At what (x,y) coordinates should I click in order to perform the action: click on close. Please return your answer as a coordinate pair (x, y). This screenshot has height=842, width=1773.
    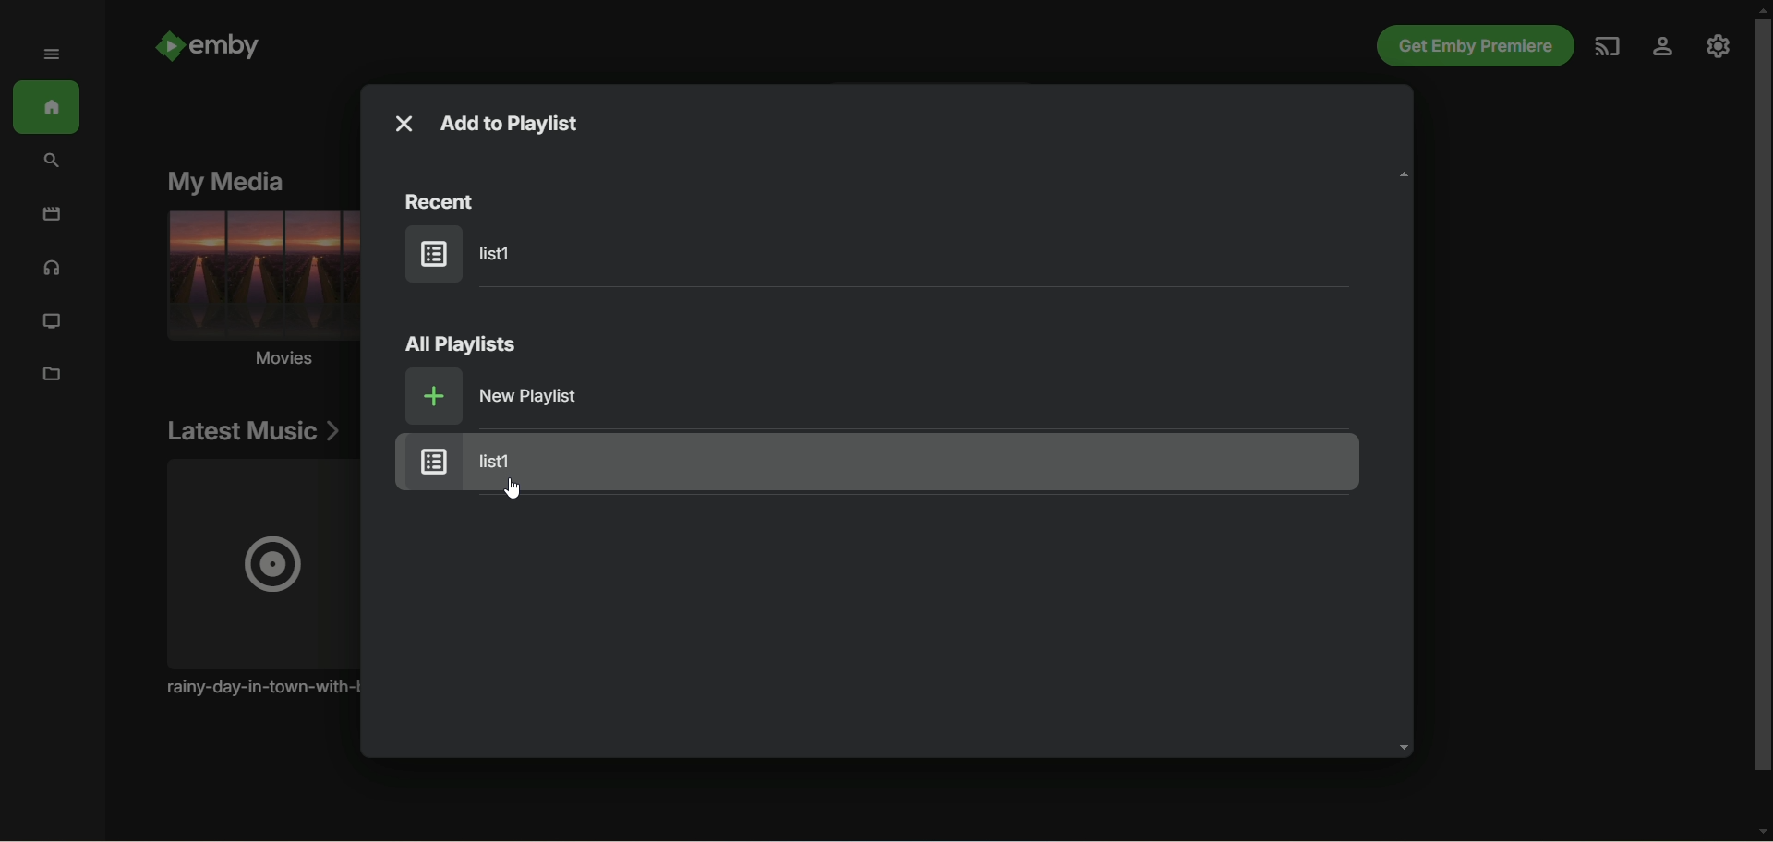
    Looking at the image, I should click on (405, 124).